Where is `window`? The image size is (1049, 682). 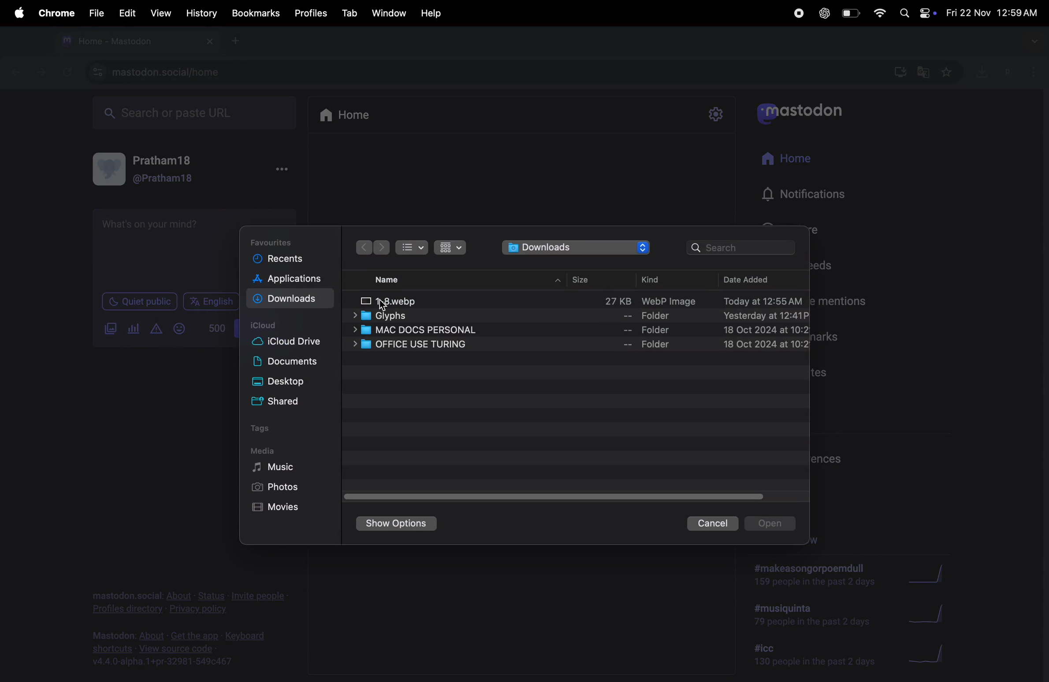
window is located at coordinates (389, 14).